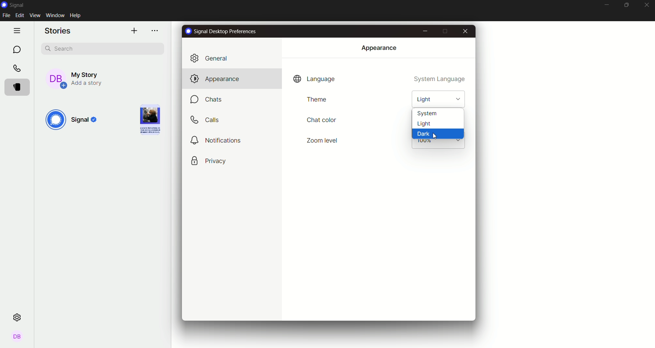 This screenshot has height=348, width=655. What do you see at coordinates (439, 113) in the screenshot?
I see `system` at bounding box center [439, 113].